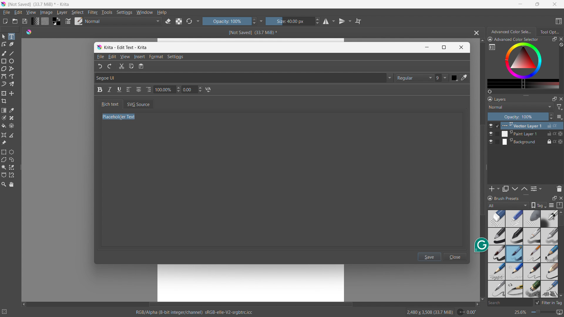 This screenshot has height=317, width=564. What do you see at coordinates (531, 254) in the screenshot?
I see `small pin brush` at bounding box center [531, 254].